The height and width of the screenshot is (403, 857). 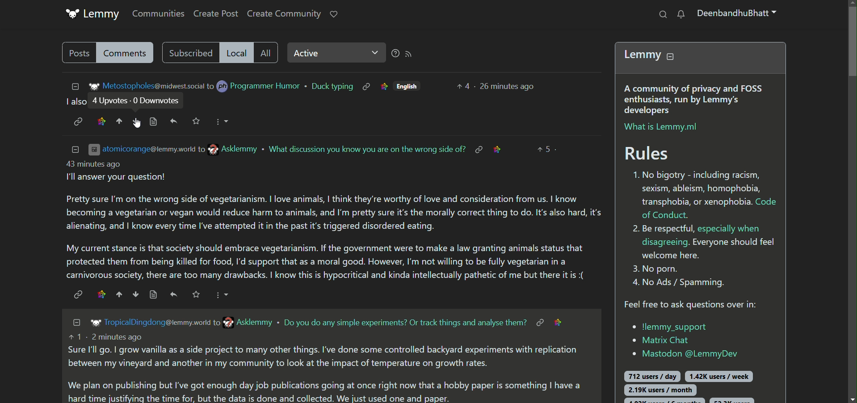 I want to click on highlight, so click(x=562, y=322).